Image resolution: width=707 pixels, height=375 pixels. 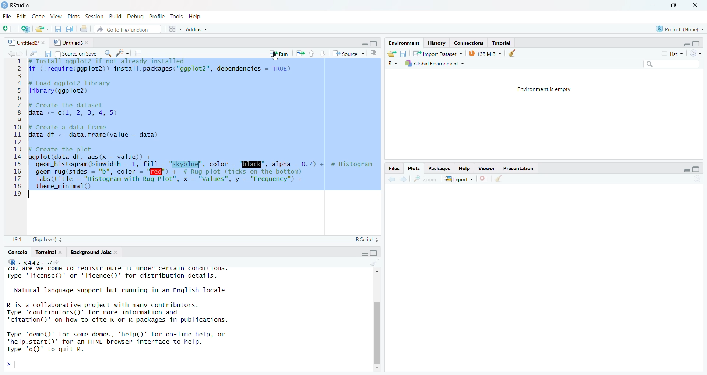 I want to click on Presentation, so click(x=523, y=168).